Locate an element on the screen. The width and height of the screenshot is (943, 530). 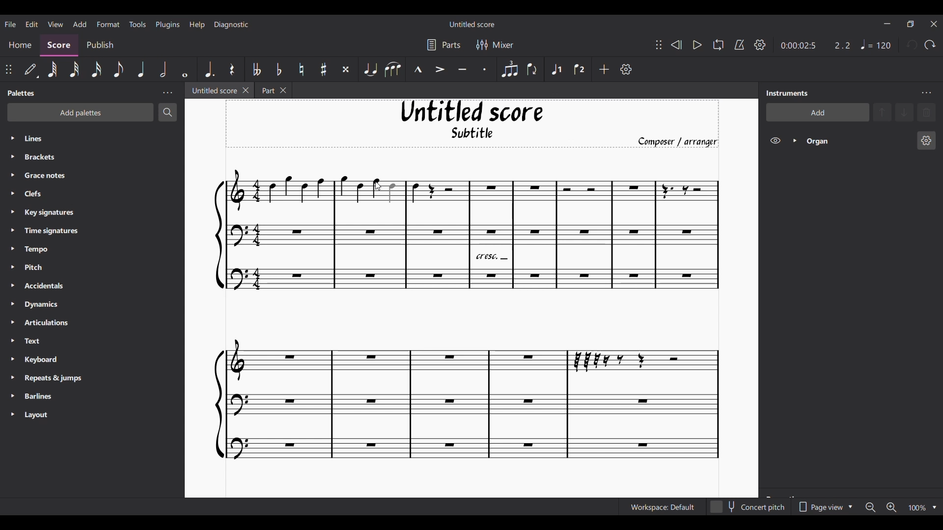
Customize toolbar is located at coordinates (626, 69).